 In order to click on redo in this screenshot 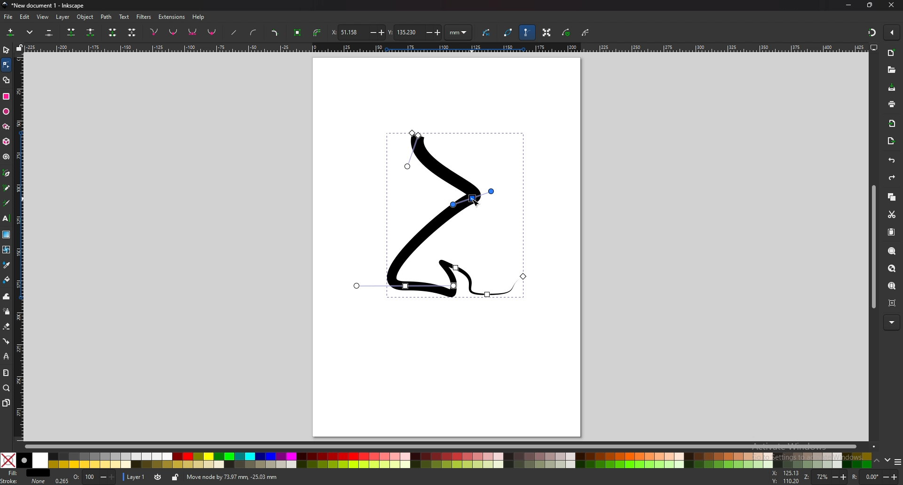, I will do `click(890, 179)`.